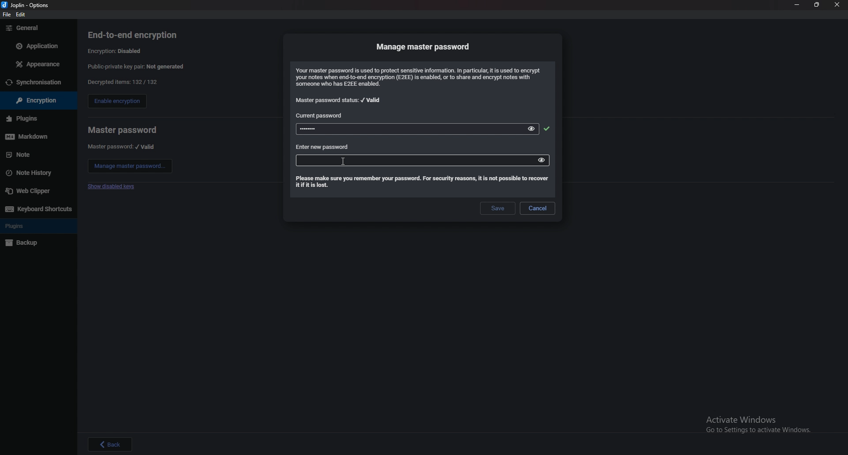  What do you see at coordinates (532, 129) in the screenshot?
I see `view` at bounding box center [532, 129].